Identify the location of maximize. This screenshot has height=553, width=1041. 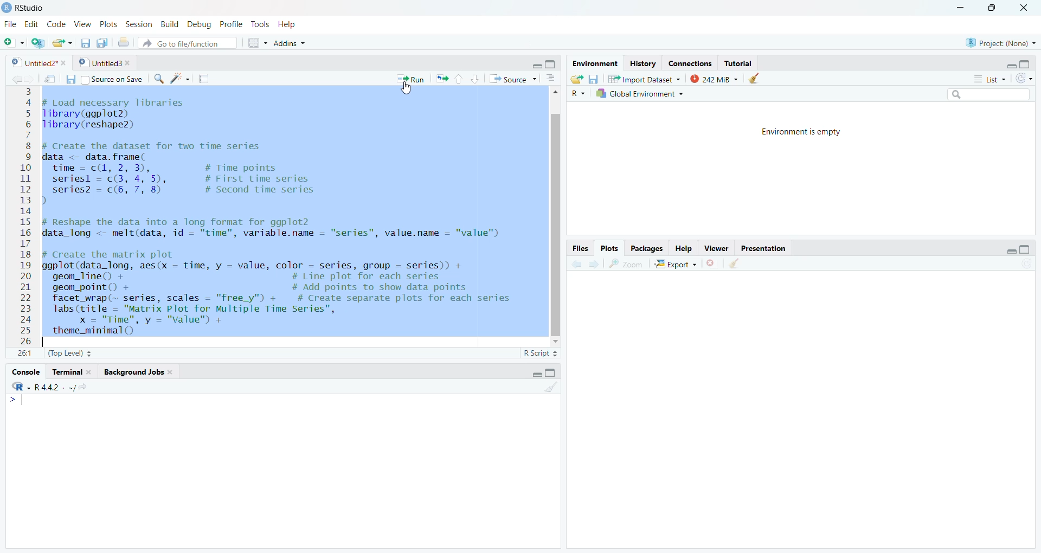
(1026, 249).